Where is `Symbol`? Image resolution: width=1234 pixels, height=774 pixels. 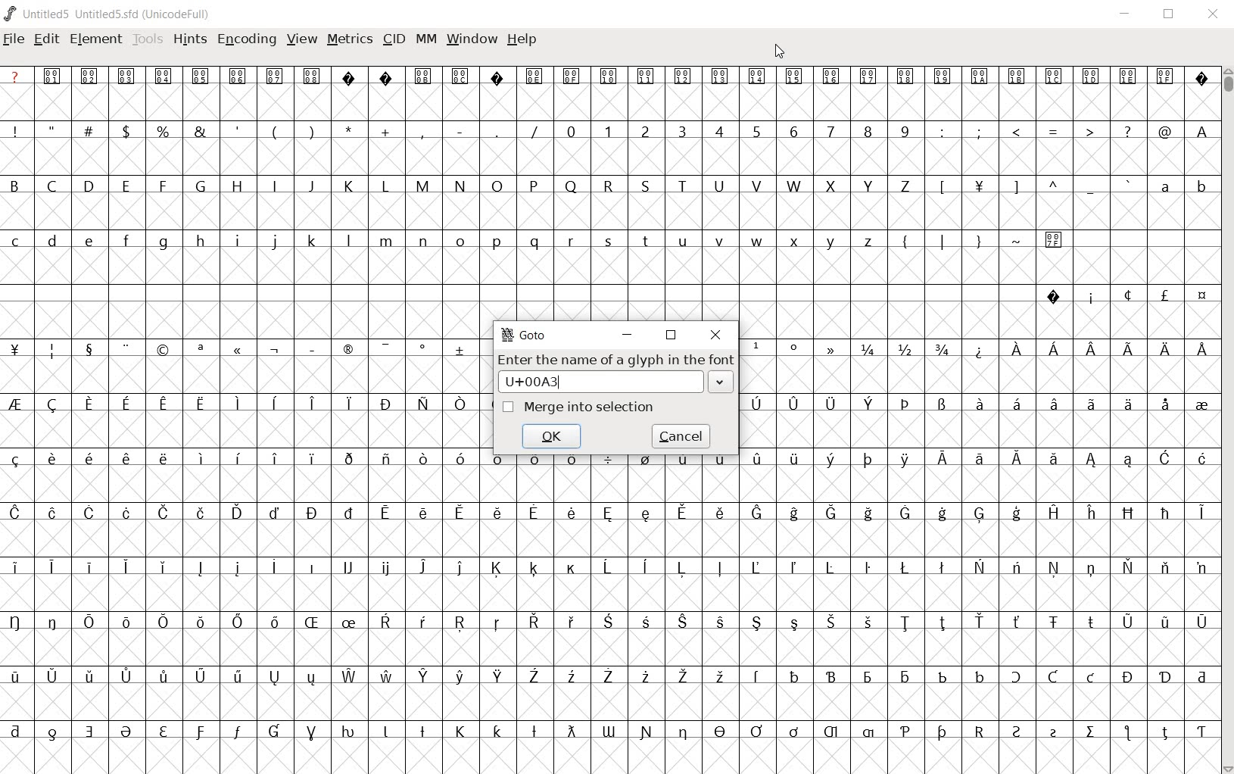 Symbol is located at coordinates (607, 623).